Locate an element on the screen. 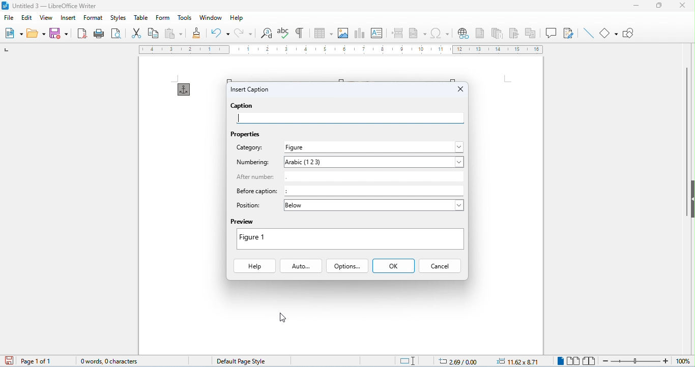 This screenshot has height=367, width=695. insert special characters is located at coordinates (441, 33).